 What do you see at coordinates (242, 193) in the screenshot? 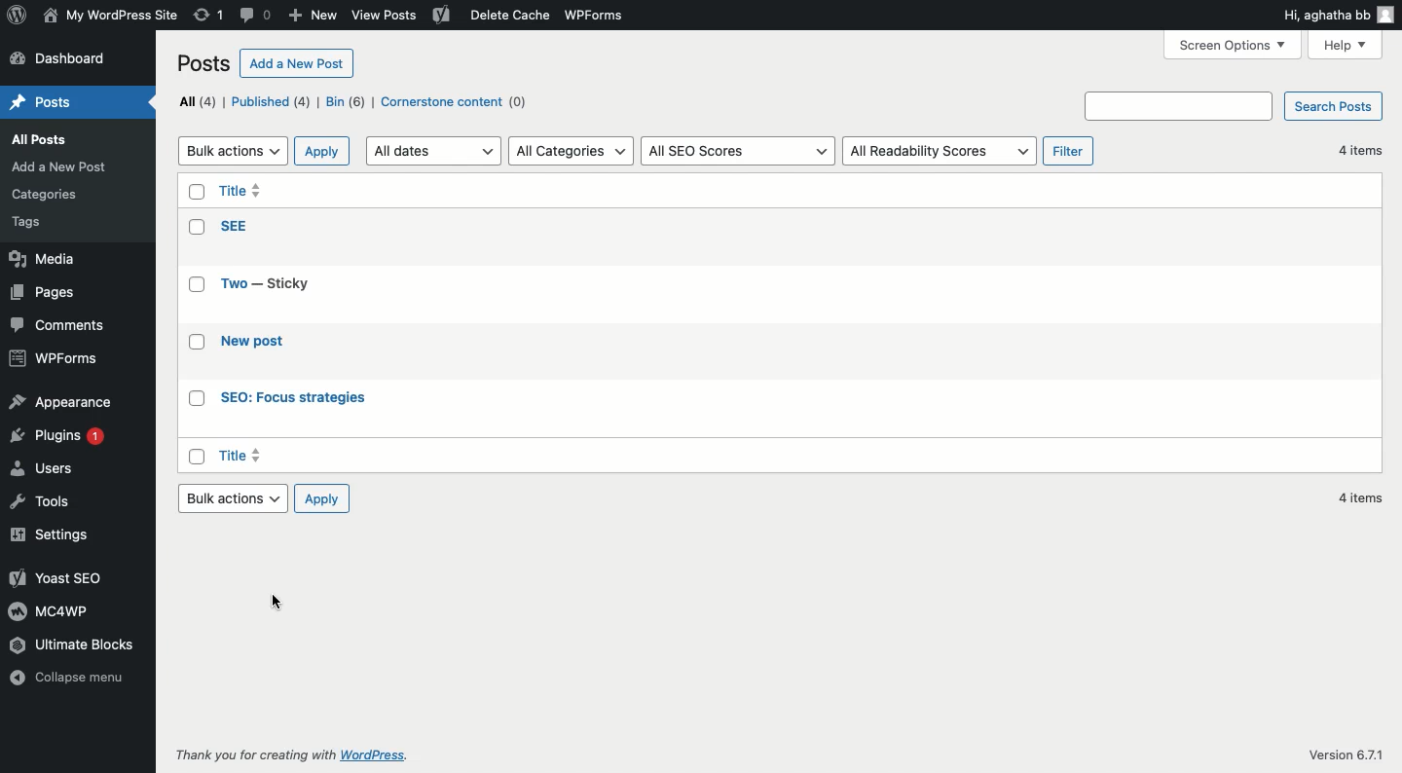
I see `Title` at bounding box center [242, 193].